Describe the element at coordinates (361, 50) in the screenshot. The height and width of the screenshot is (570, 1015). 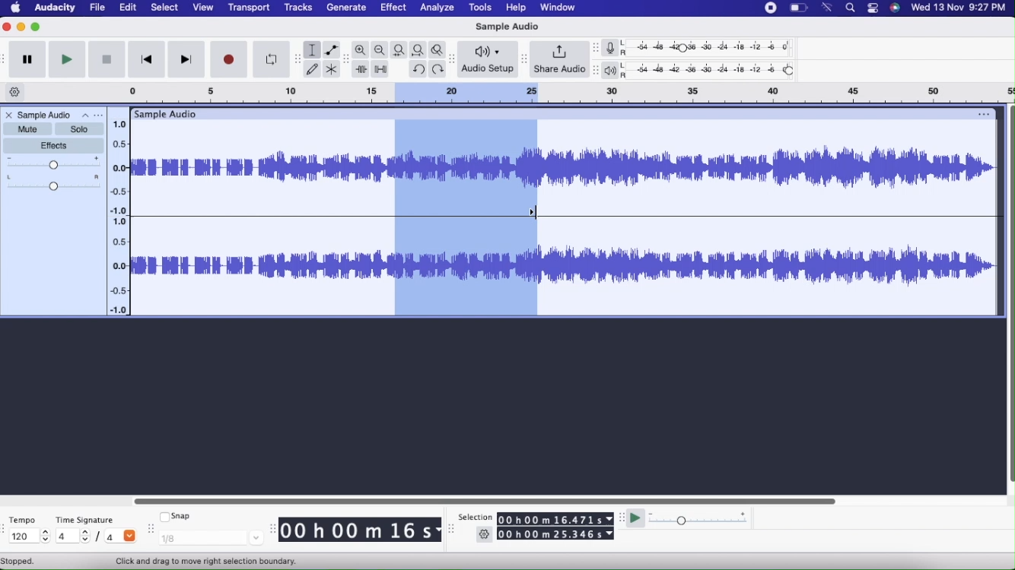
I see `Zoom` at that location.